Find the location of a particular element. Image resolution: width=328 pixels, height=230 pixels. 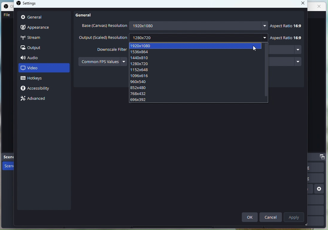

Ok is located at coordinates (250, 217).